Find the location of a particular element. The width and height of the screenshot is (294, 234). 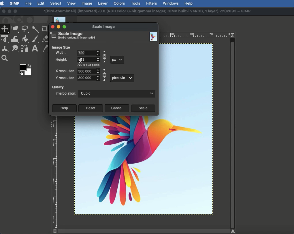

Linked is located at coordinates (105, 75).